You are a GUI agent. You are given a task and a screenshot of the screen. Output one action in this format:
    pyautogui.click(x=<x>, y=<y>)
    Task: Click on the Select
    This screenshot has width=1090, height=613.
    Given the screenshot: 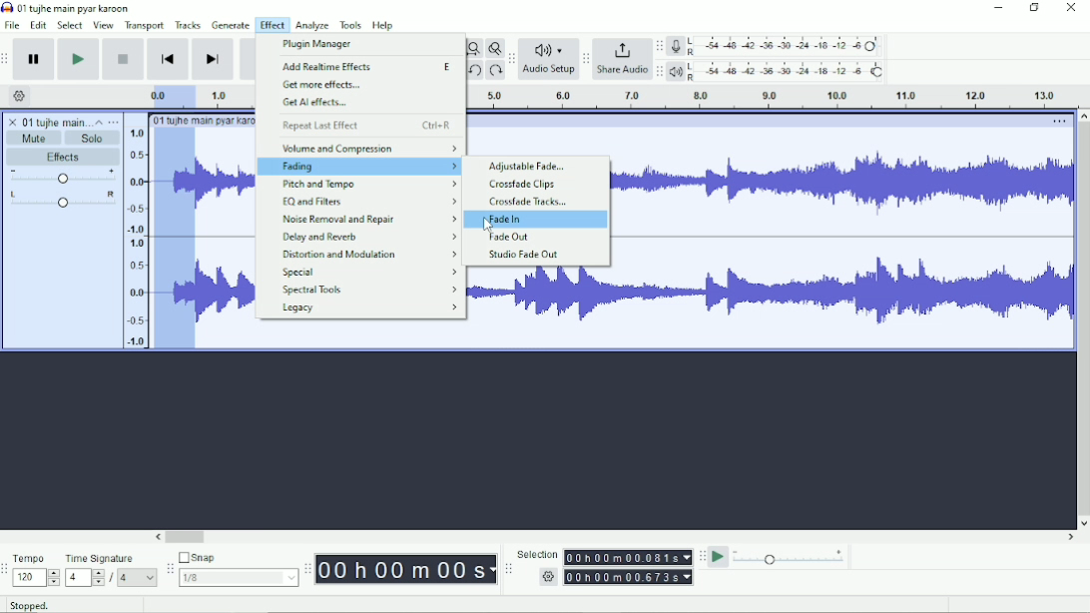 What is the action you would take?
    pyautogui.click(x=70, y=25)
    